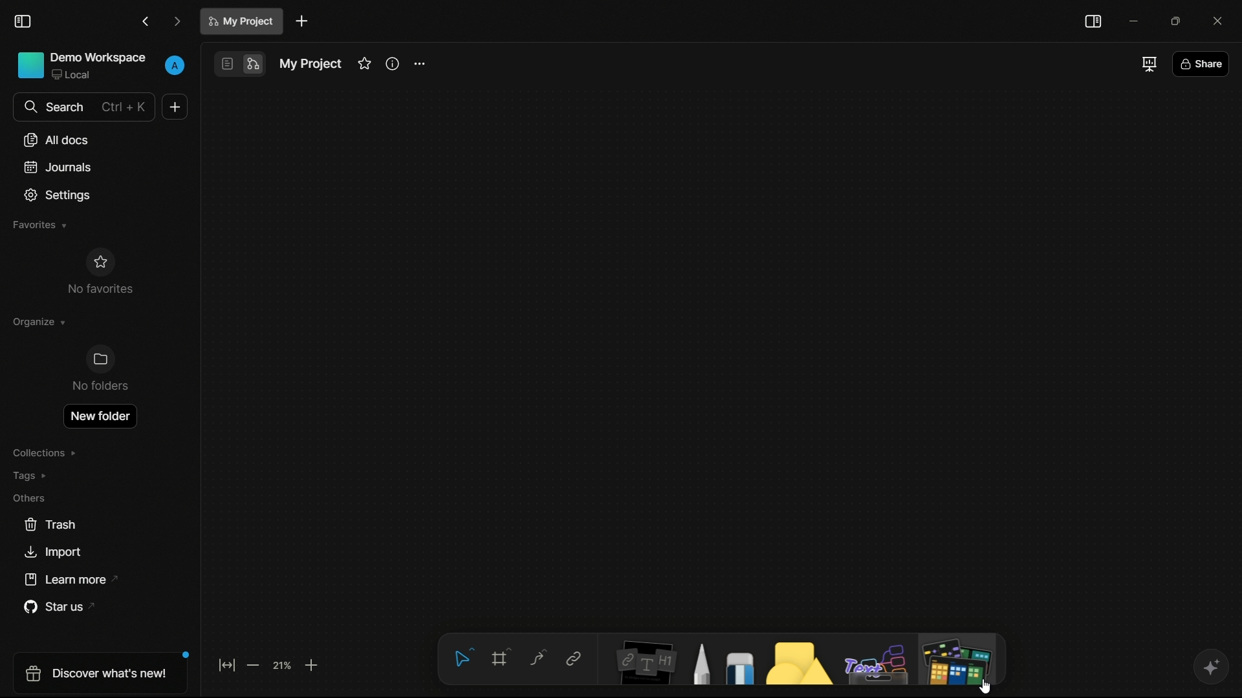 The height and width of the screenshot is (698, 1242). Describe the element at coordinates (94, 672) in the screenshot. I see `discover what's new` at that location.